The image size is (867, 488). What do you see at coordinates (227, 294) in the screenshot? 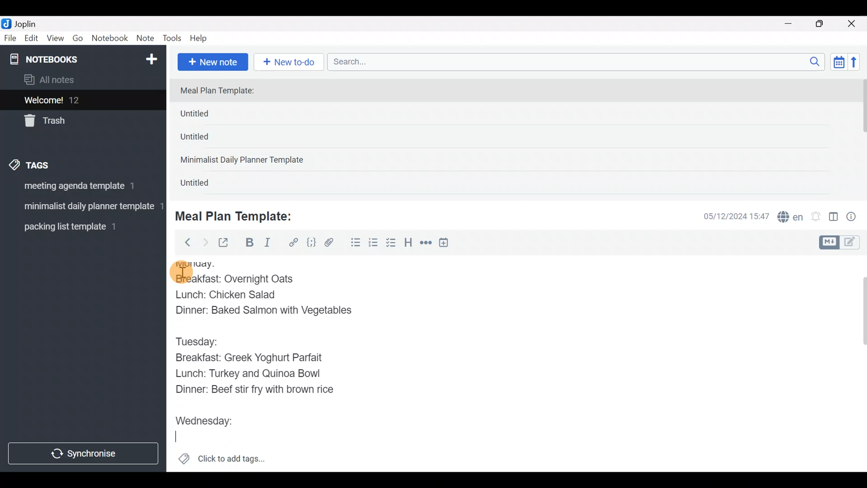
I see `Lunch: Chicken Salad` at bounding box center [227, 294].